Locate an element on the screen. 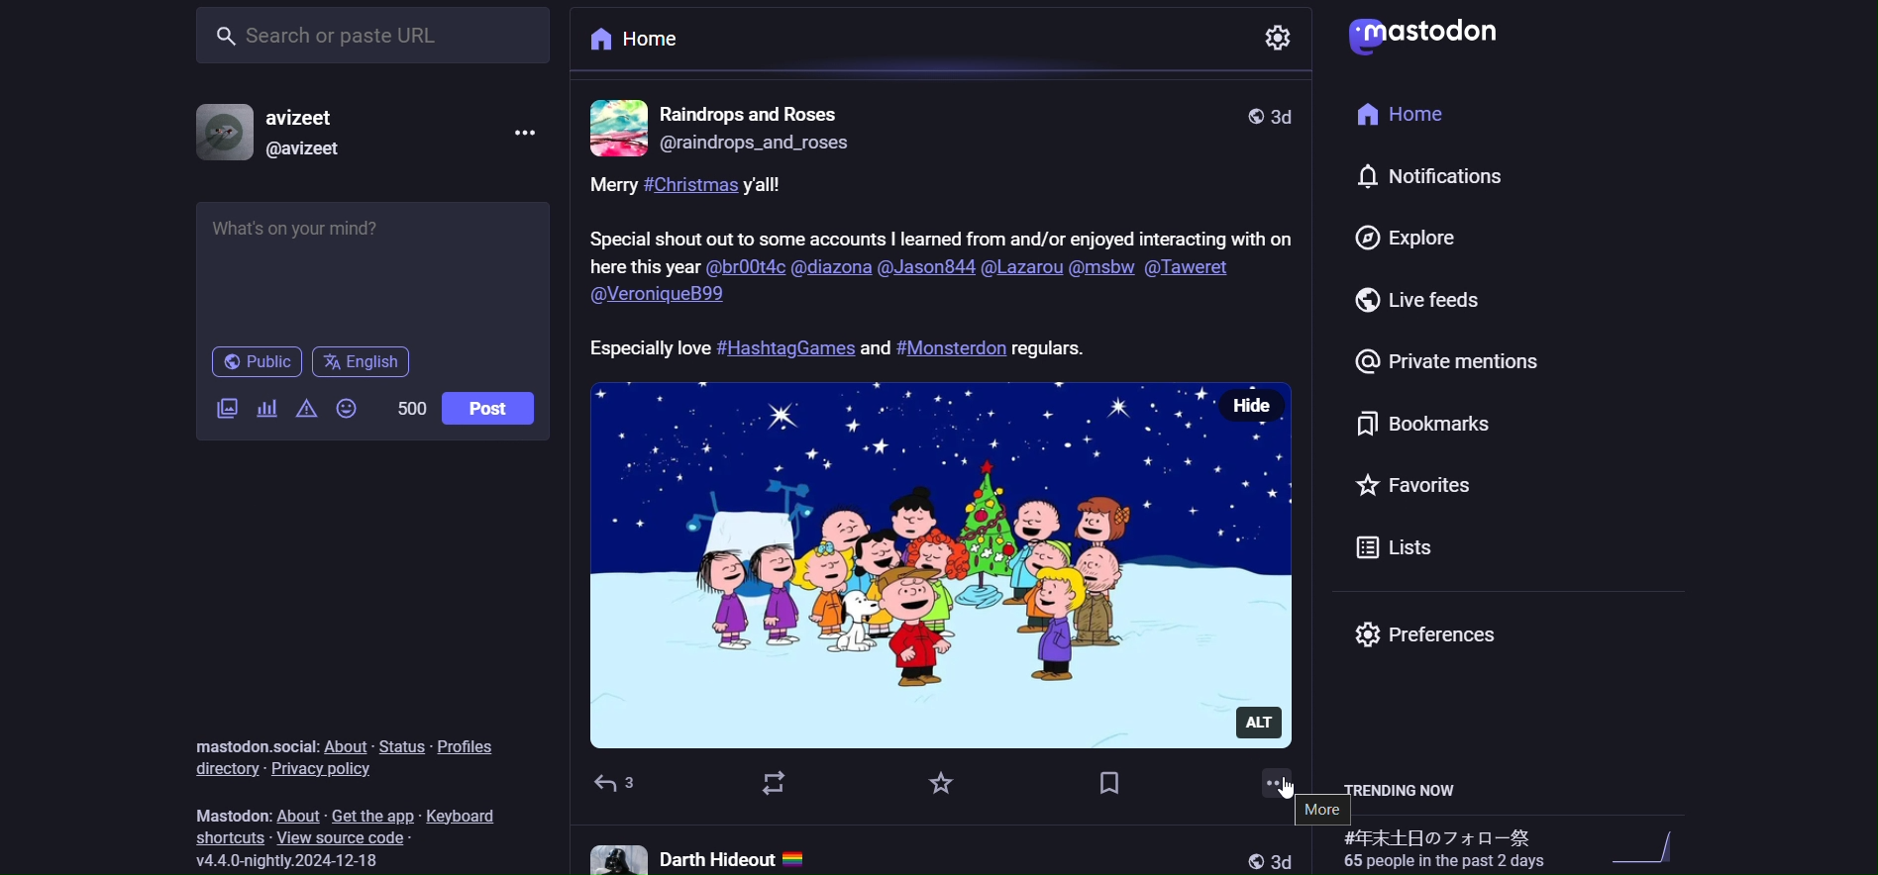 The width and height of the screenshot is (1878, 875). more is located at coordinates (1324, 812).